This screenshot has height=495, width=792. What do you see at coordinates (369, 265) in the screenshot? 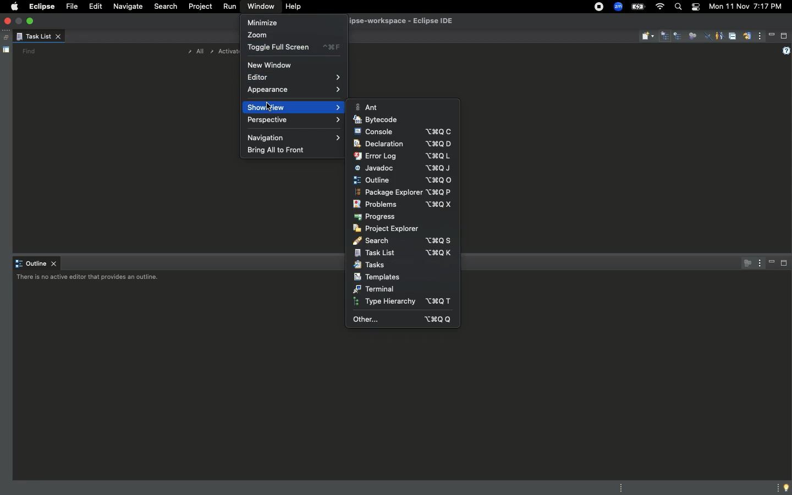
I see `Tasks` at bounding box center [369, 265].